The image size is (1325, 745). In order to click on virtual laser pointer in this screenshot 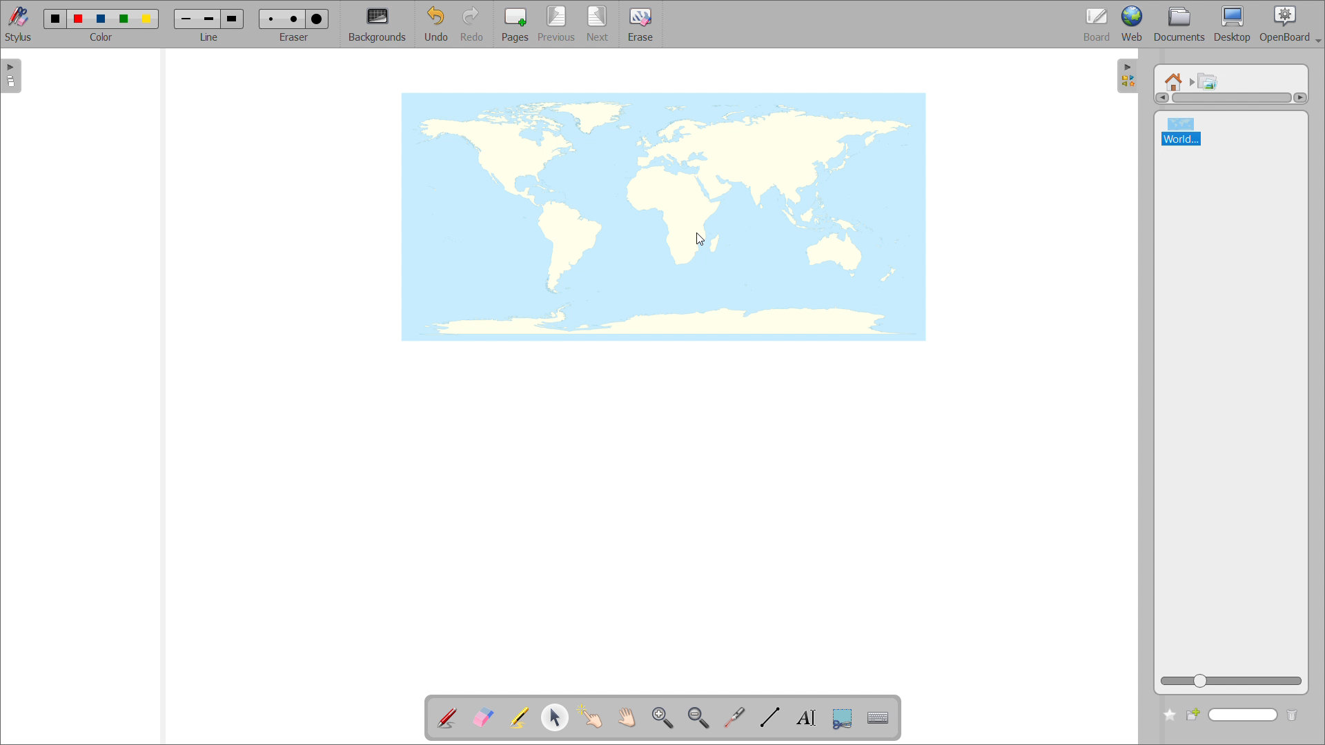, I will do `click(734, 717)`.